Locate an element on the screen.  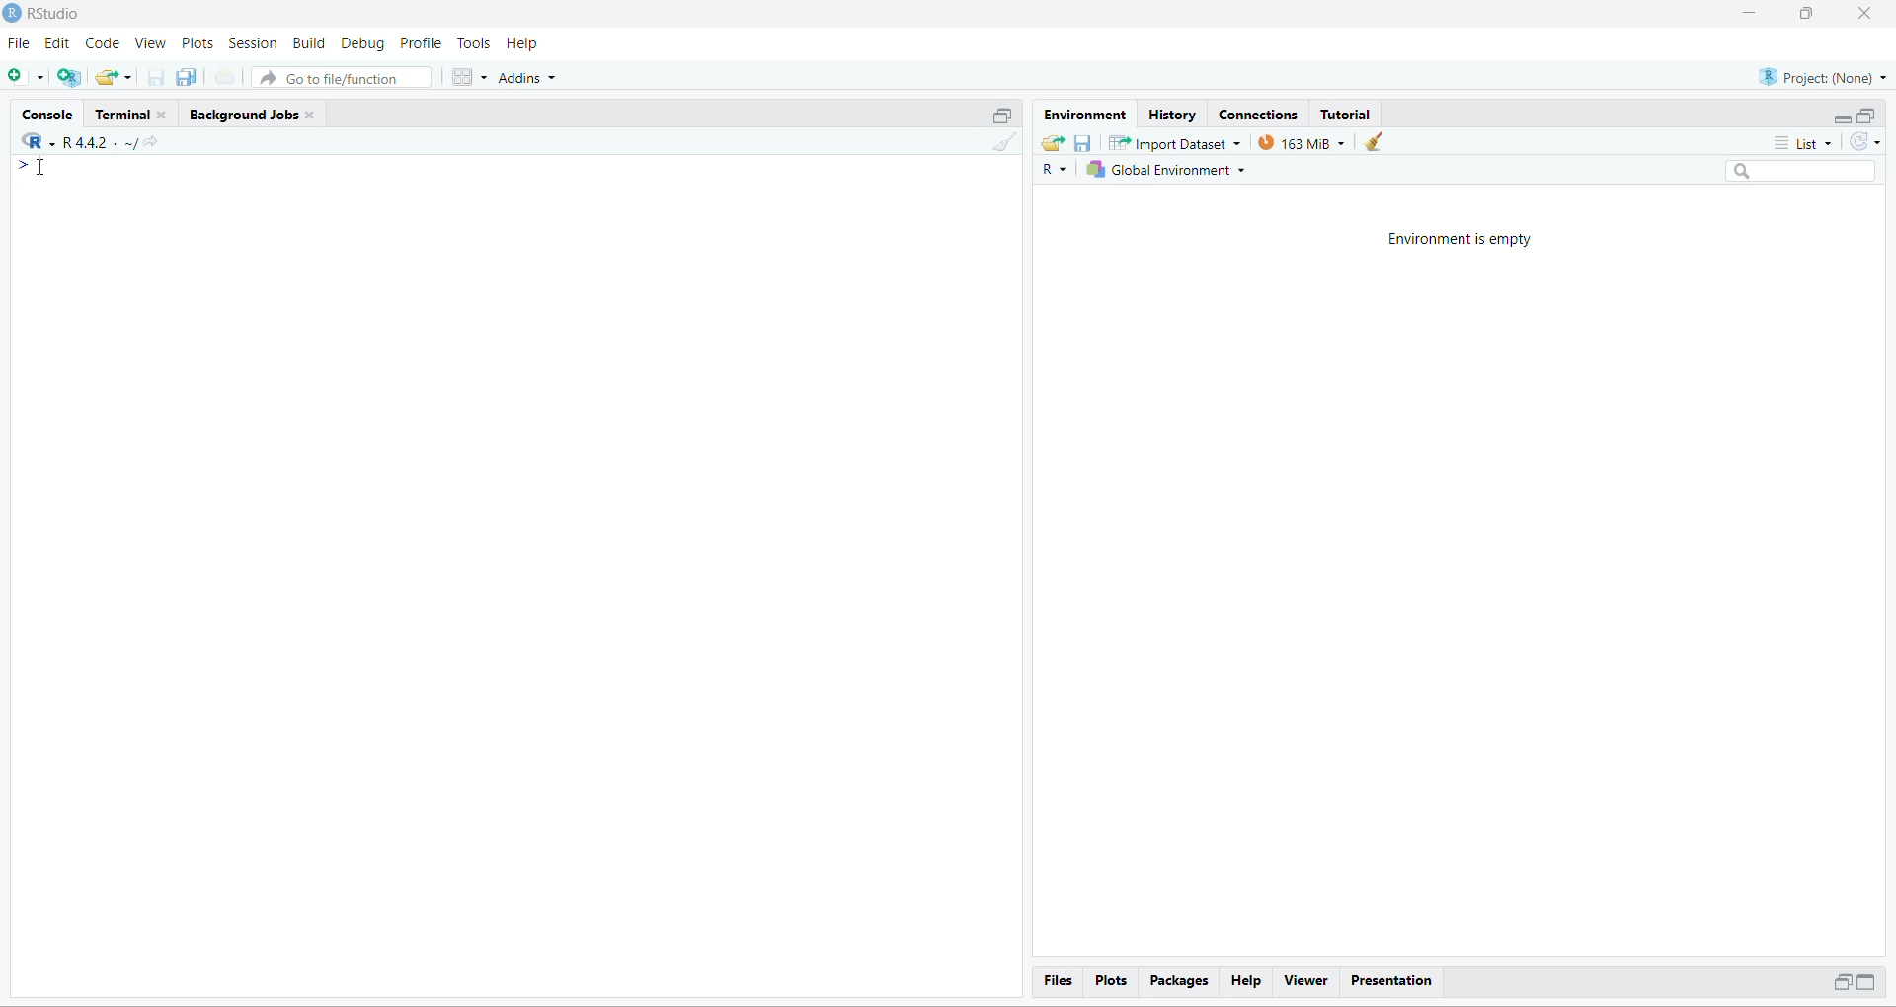
print is located at coordinates (225, 77).